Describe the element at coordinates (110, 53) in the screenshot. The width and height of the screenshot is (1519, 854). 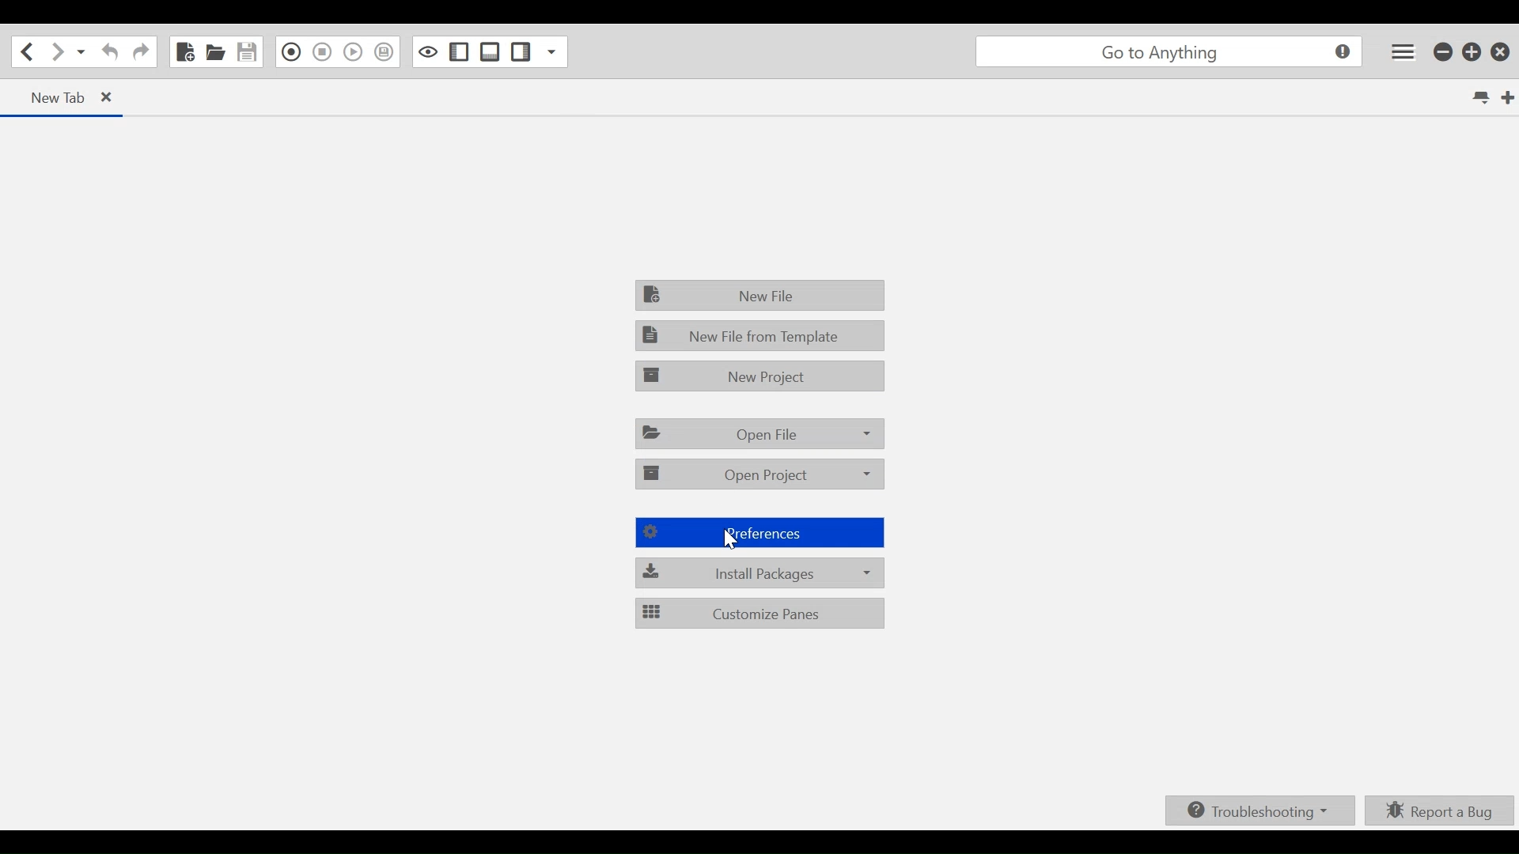
I see `Undo last action` at that location.